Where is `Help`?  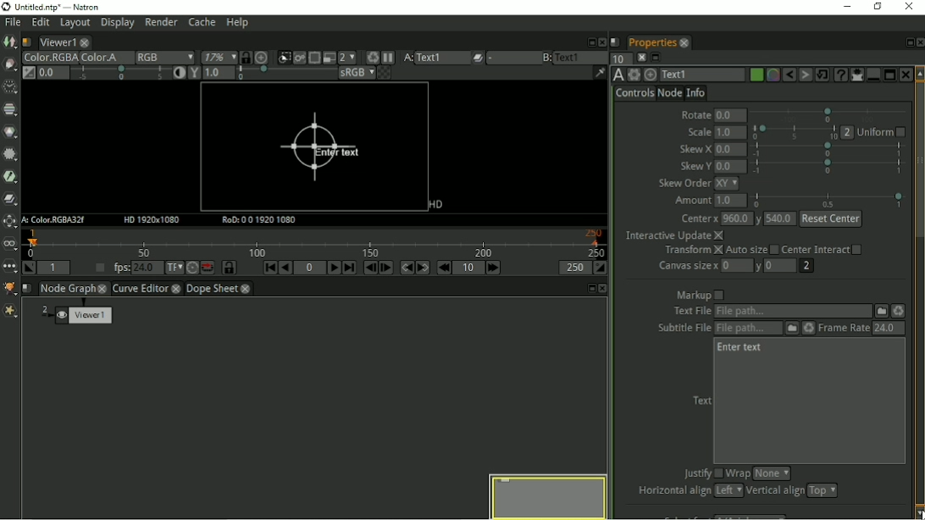 Help is located at coordinates (239, 23).